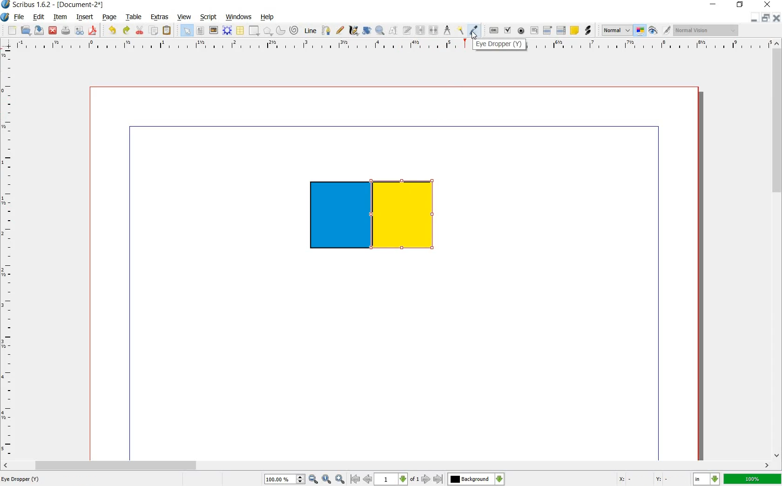 The height and width of the screenshot is (486, 782). Describe the element at coordinates (646, 478) in the screenshot. I see `X: - Y: -` at that location.